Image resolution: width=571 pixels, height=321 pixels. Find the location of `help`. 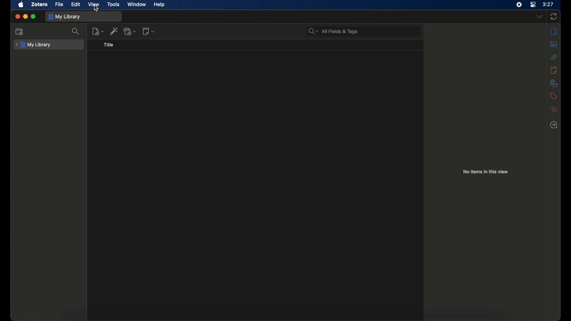

help is located at coordinates (159, 5).